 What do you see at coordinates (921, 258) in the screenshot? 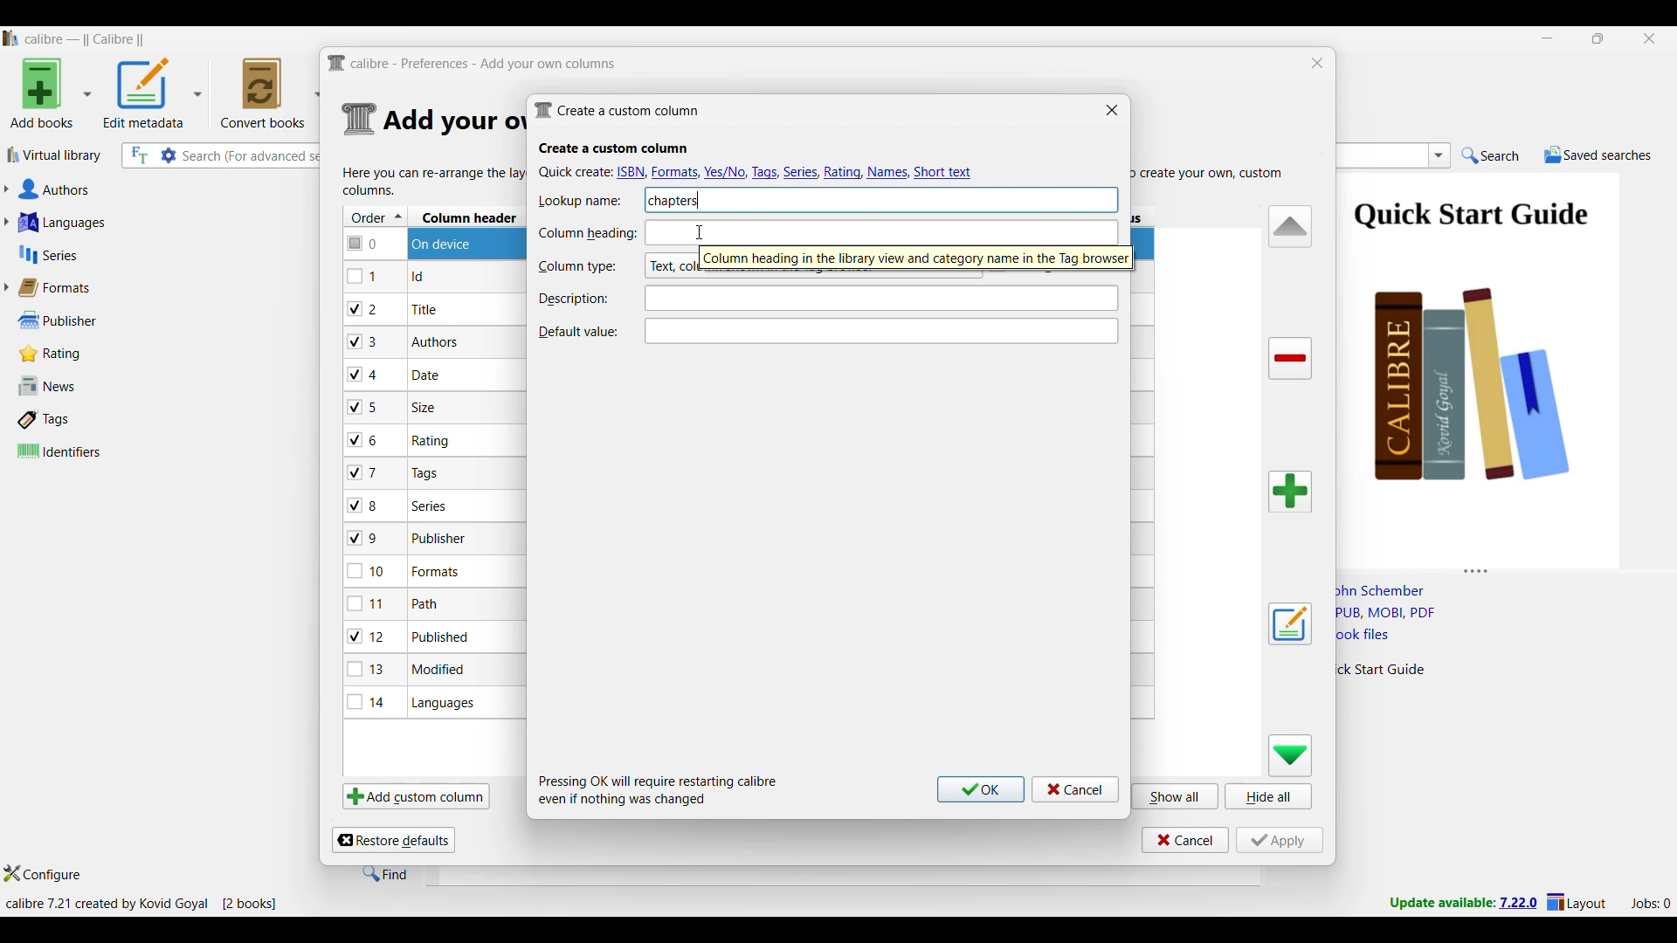
I see `cursor action description` at bounding box center [921, 258].